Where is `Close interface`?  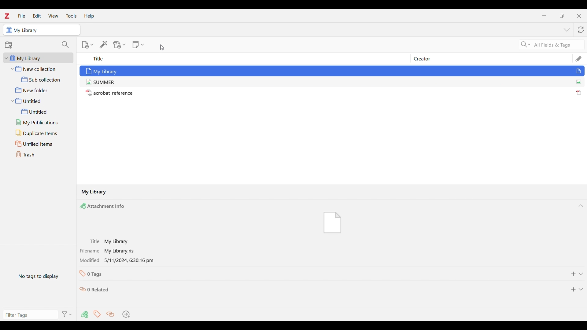
Close interface is located at coordinates (579, 16).